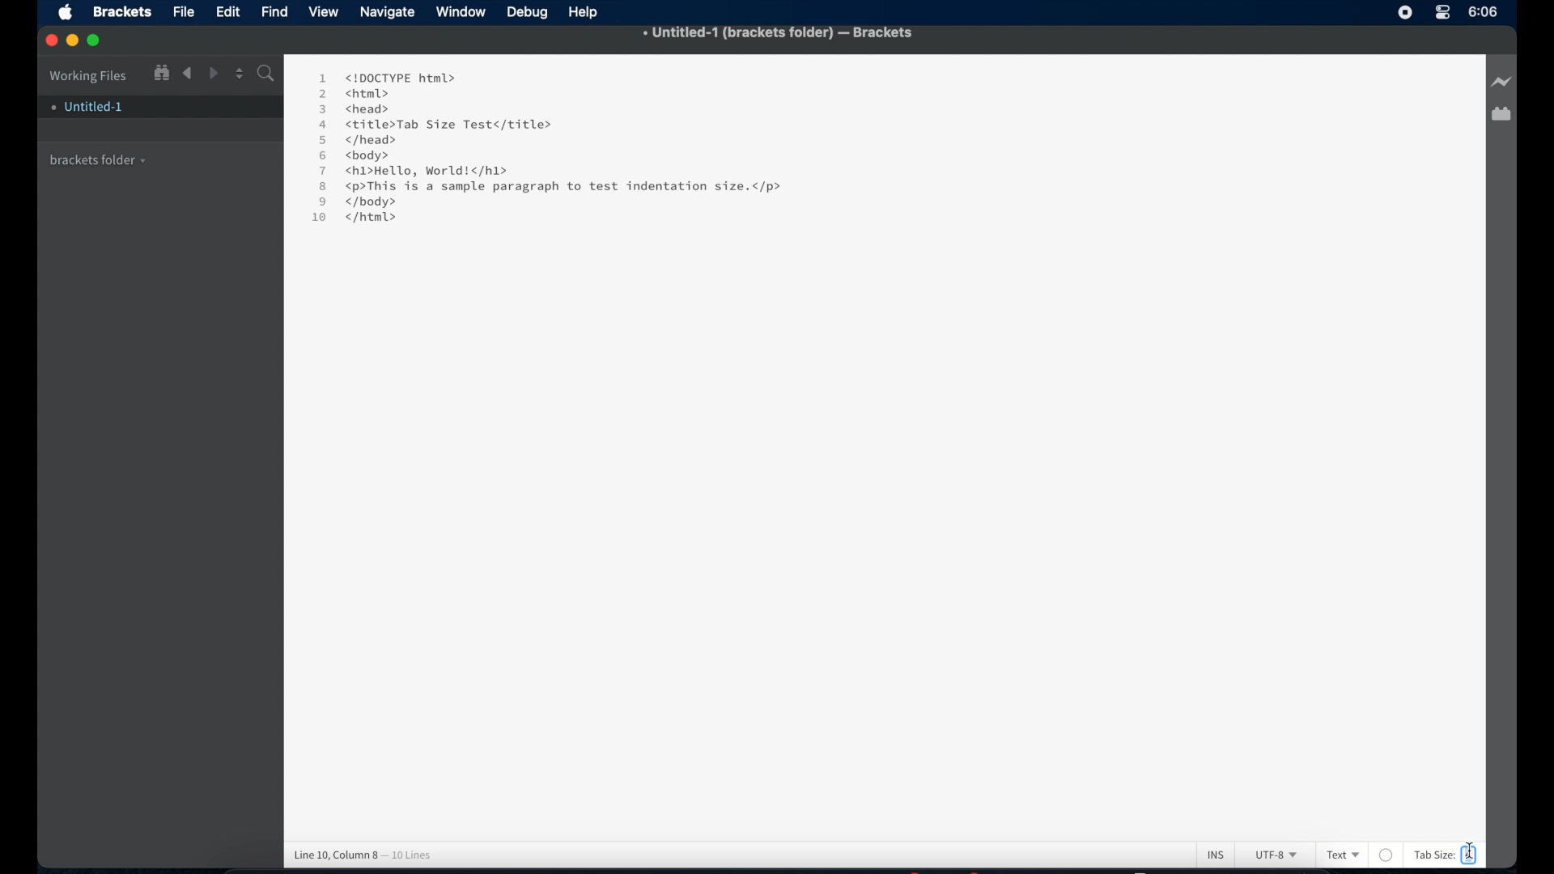 The height and width of the screenshot is (874, 1554). What do you see at coordinates (265, 75) in the screenshot?
I see `Find` at bounding box center [265, 75].